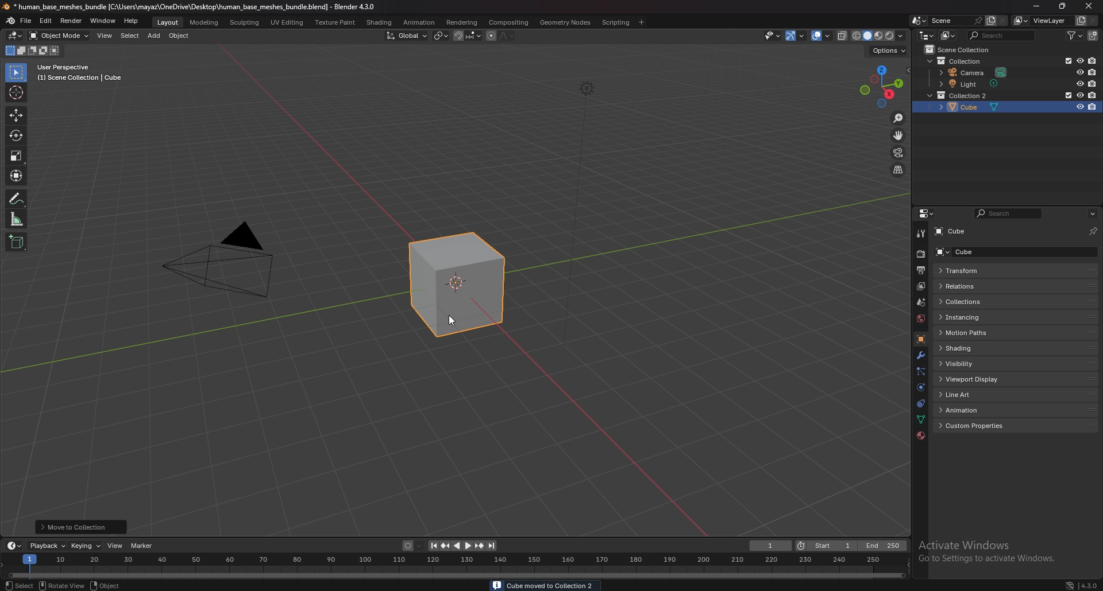  I want to click on collections, so click(977, 302).